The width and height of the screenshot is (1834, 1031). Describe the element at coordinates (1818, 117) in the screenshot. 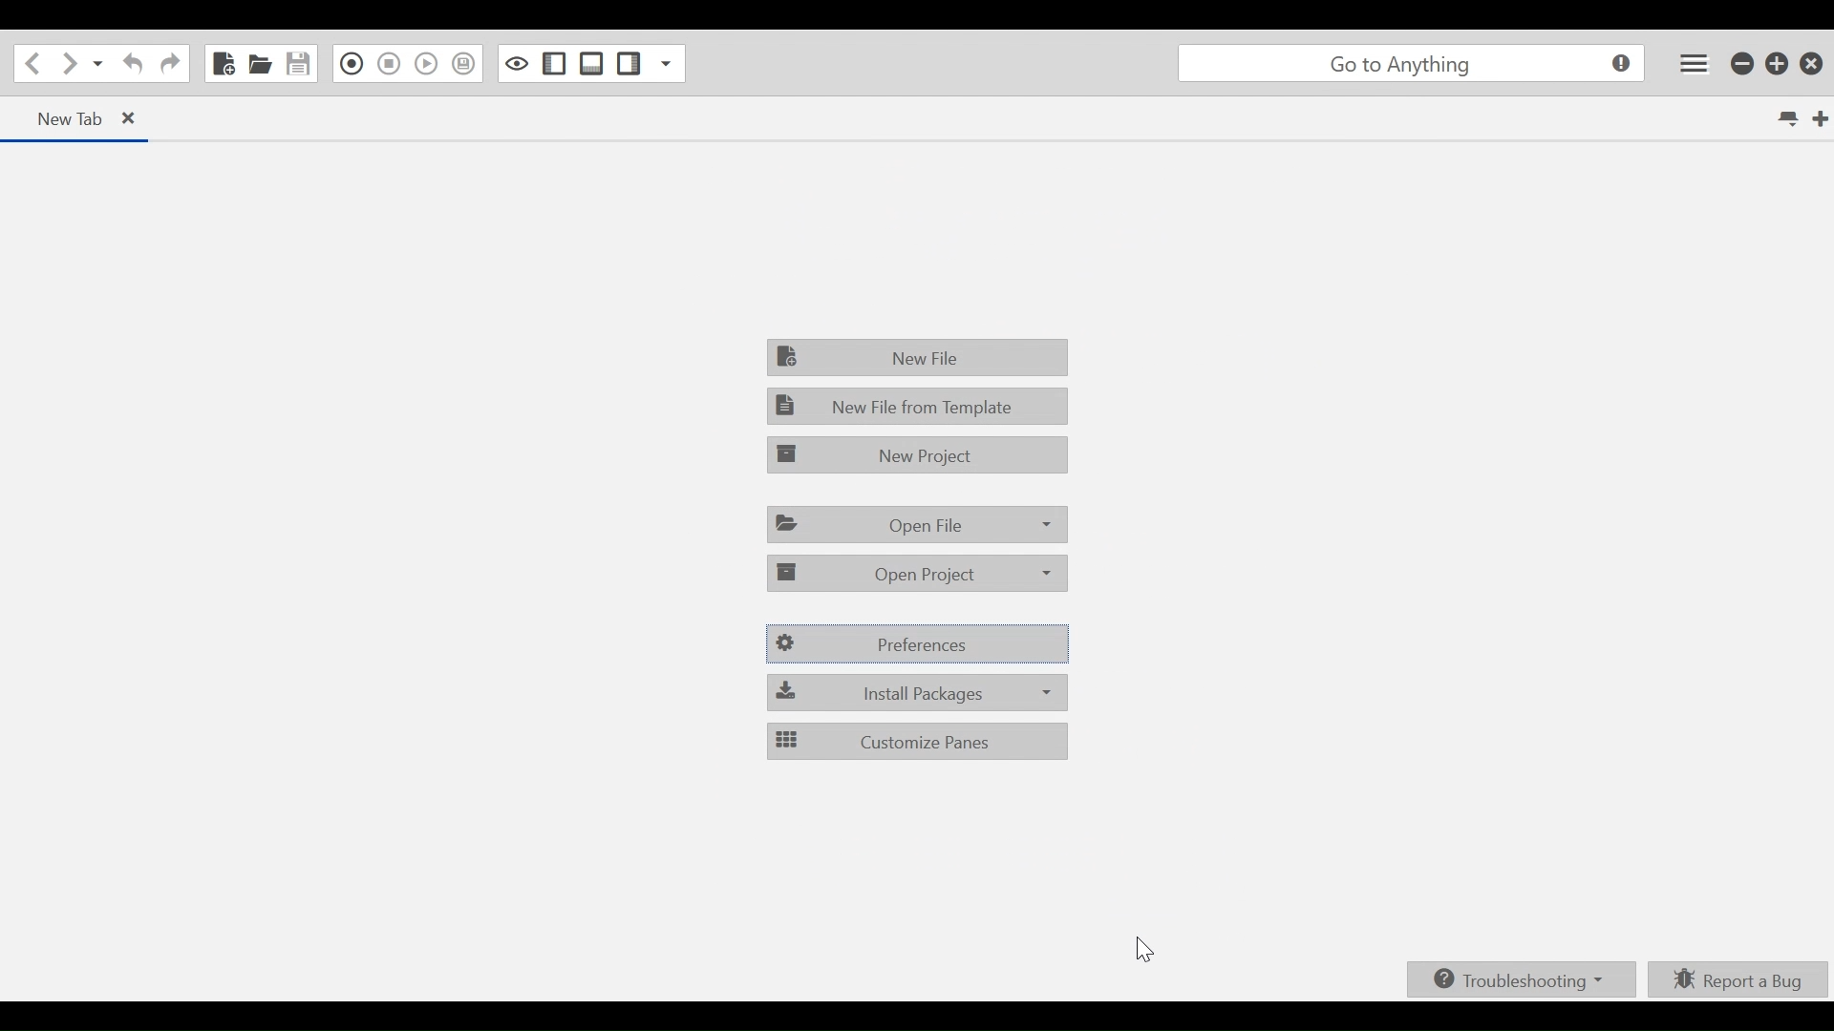

I see `New Tab ` at that location.